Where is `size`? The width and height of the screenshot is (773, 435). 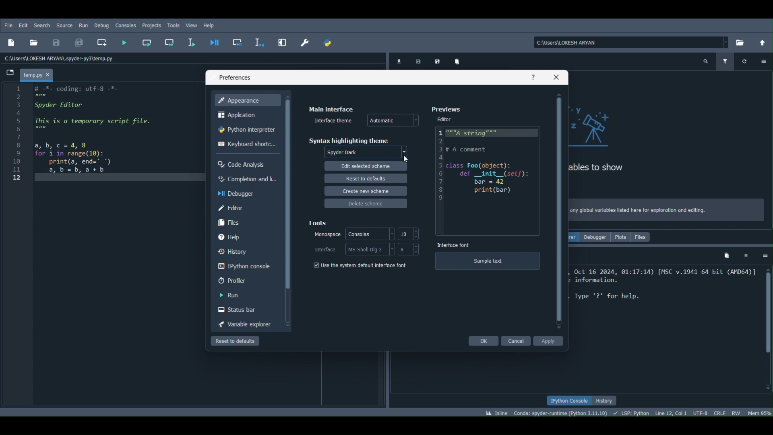
size is located at coordinates (411, 233).